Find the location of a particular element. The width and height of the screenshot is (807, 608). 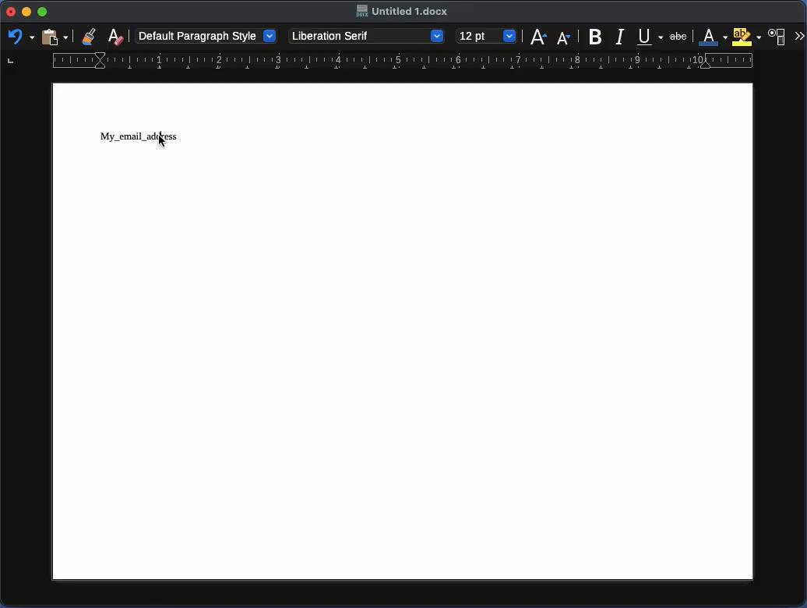

Clone formatting is located at coordinates (90, 36).